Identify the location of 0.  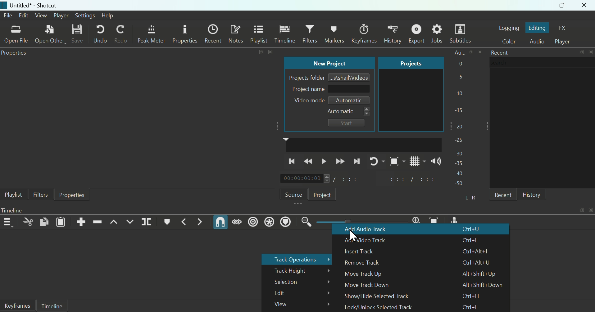
(460, 64).